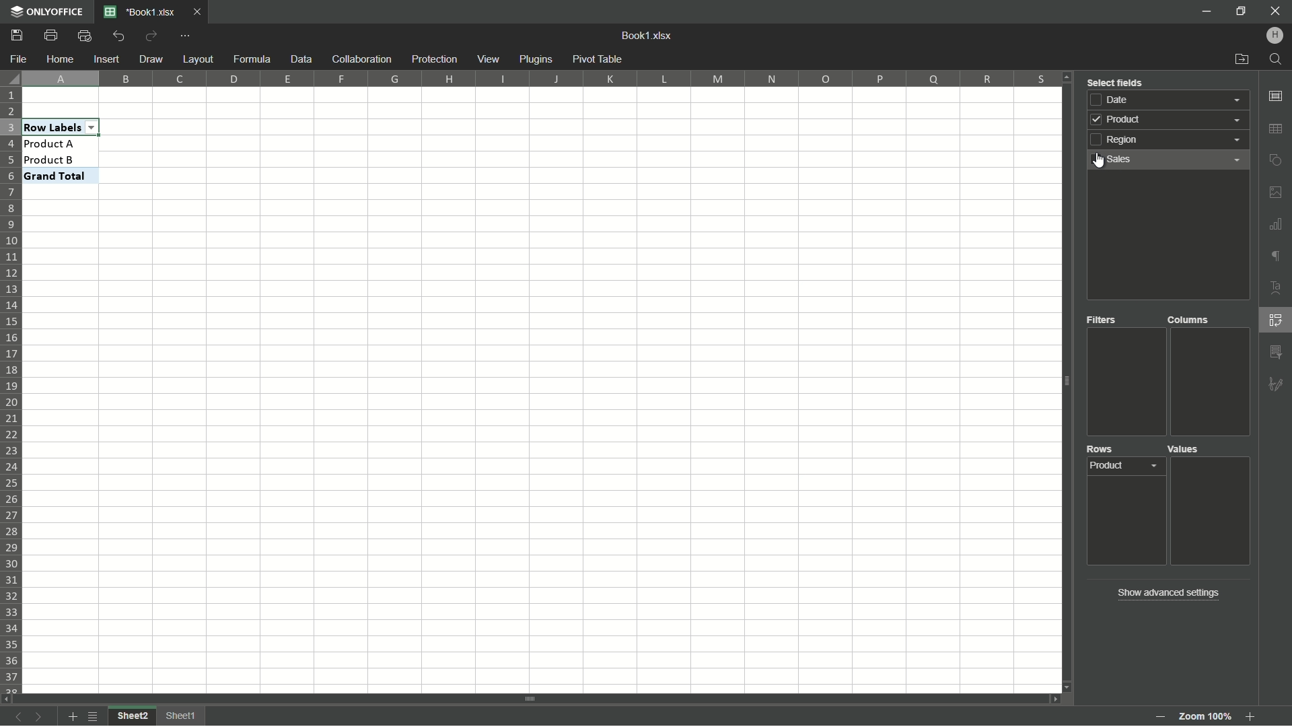 The width and height of the screenshot is (1292, 727). I want to click on Columns, so click(1189, 320).